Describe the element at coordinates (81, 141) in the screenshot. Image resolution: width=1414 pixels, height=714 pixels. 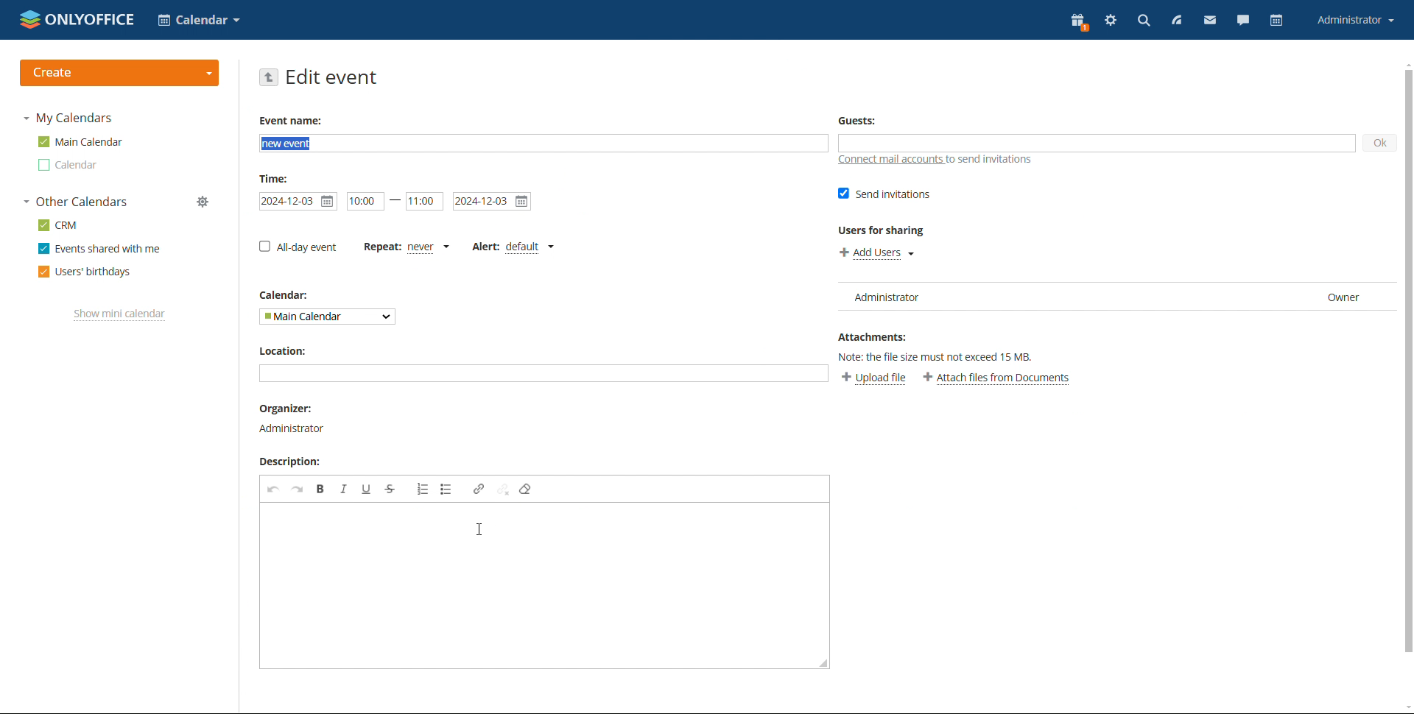
I see `main calendar` at that location.